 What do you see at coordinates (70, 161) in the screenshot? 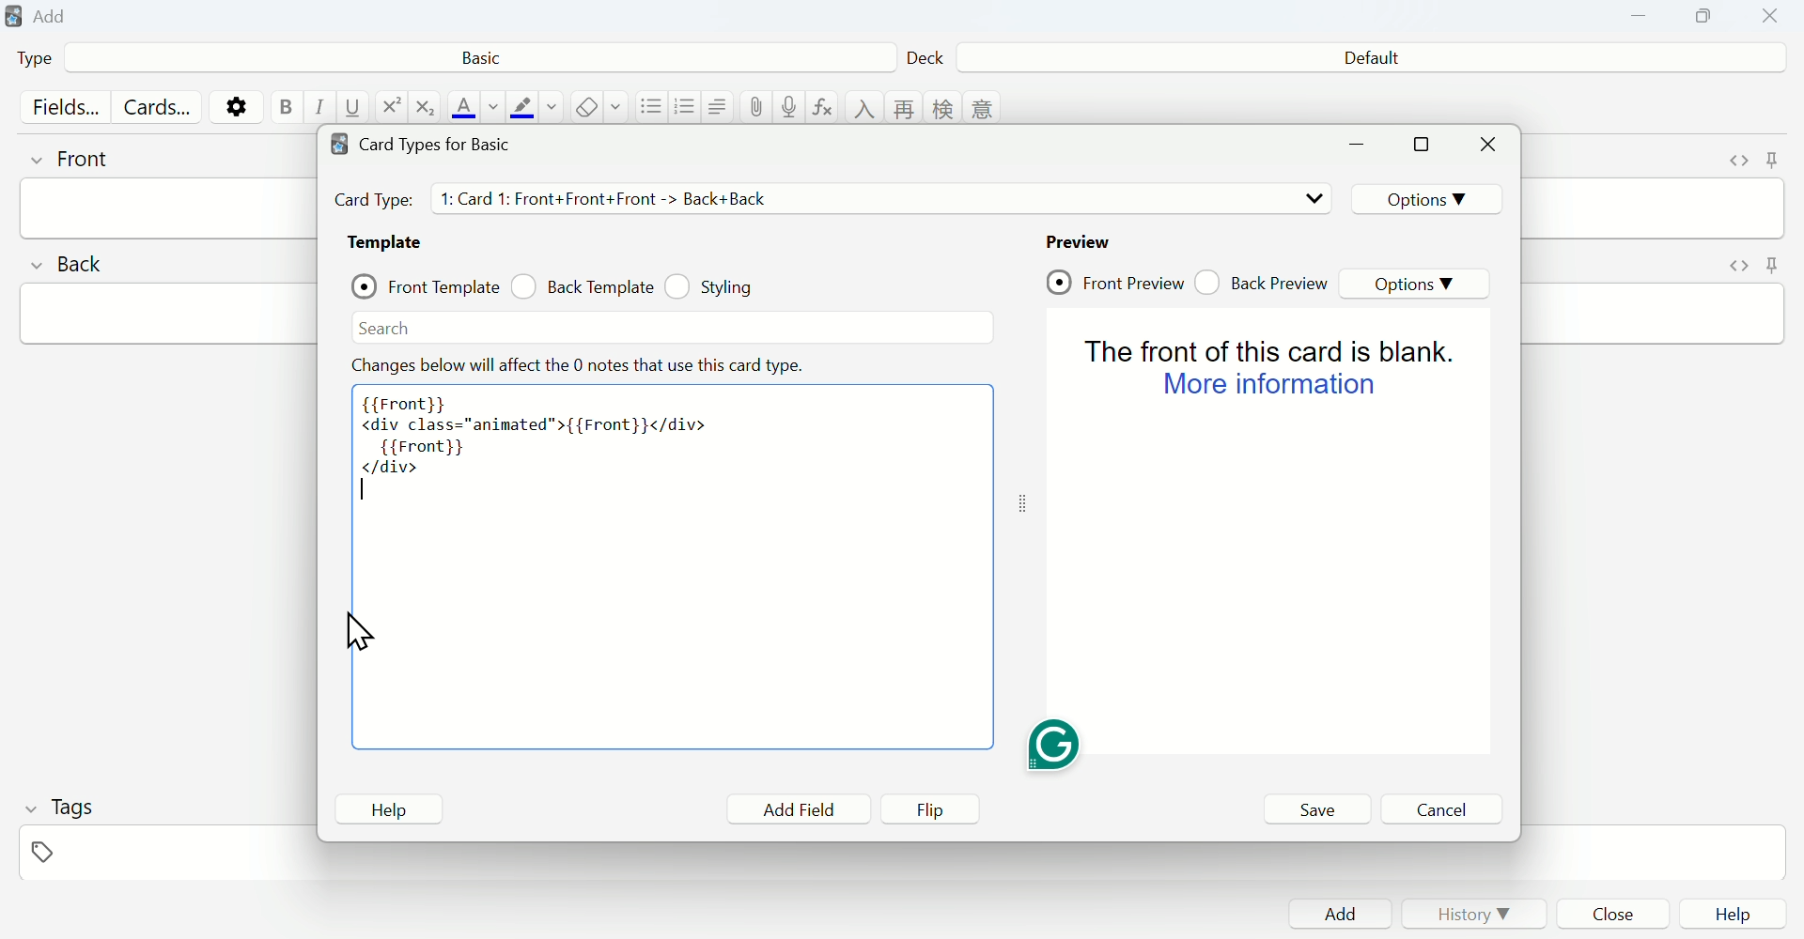
I see `front` at bounding box center [70, 161].